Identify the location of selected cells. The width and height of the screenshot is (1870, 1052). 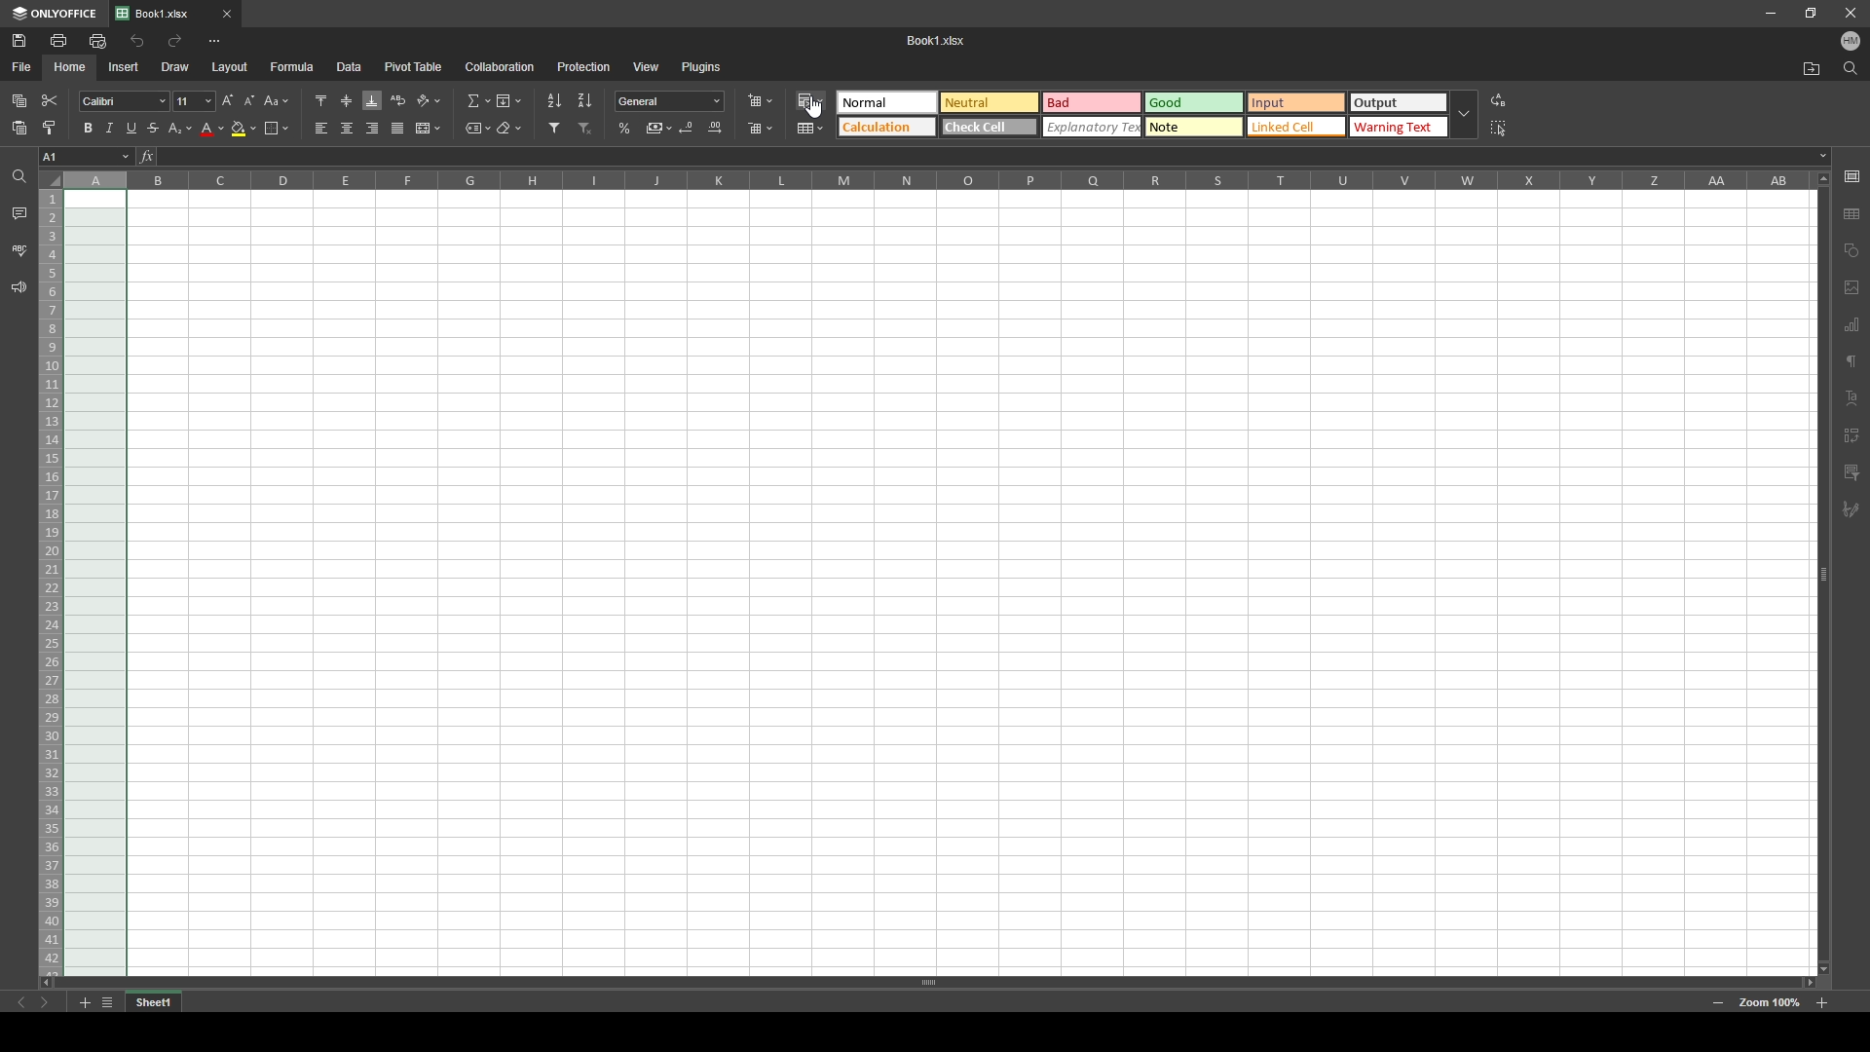
(94, 583).